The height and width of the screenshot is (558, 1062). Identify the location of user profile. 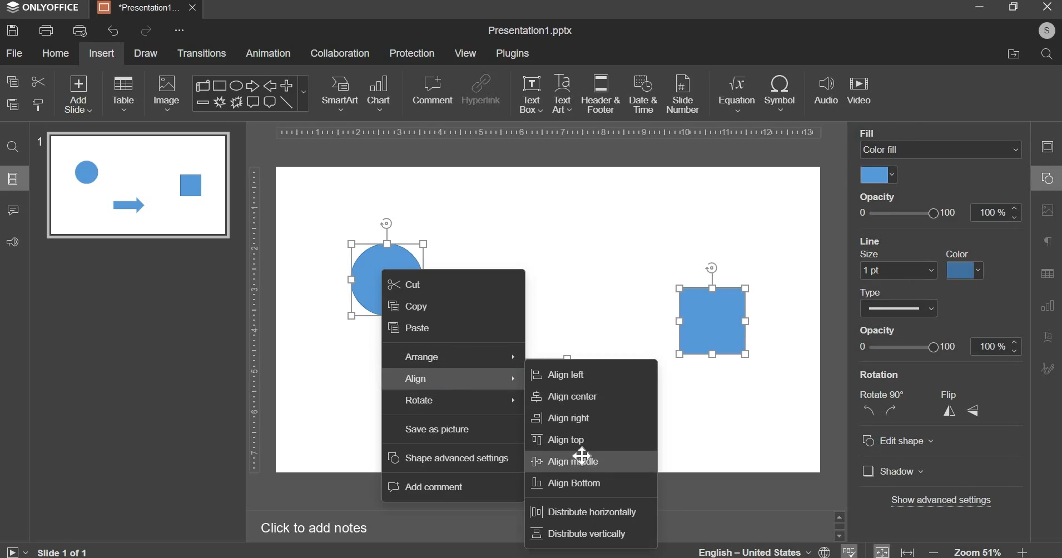
(1046, 29).